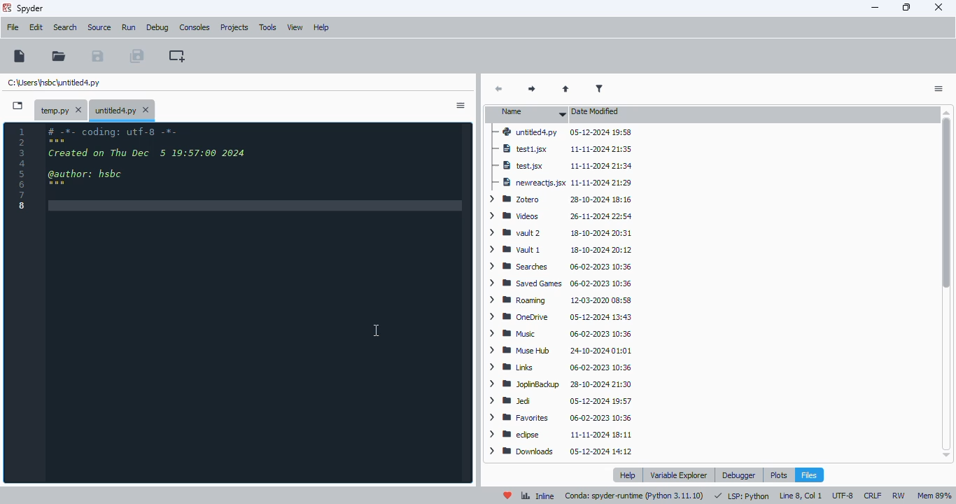 Image resolution: width=956 pixels, height=504 pixels. What do you see at coordinates (158, 27) in the screenshot?
I see `debug` at bounding box center [158, 27].